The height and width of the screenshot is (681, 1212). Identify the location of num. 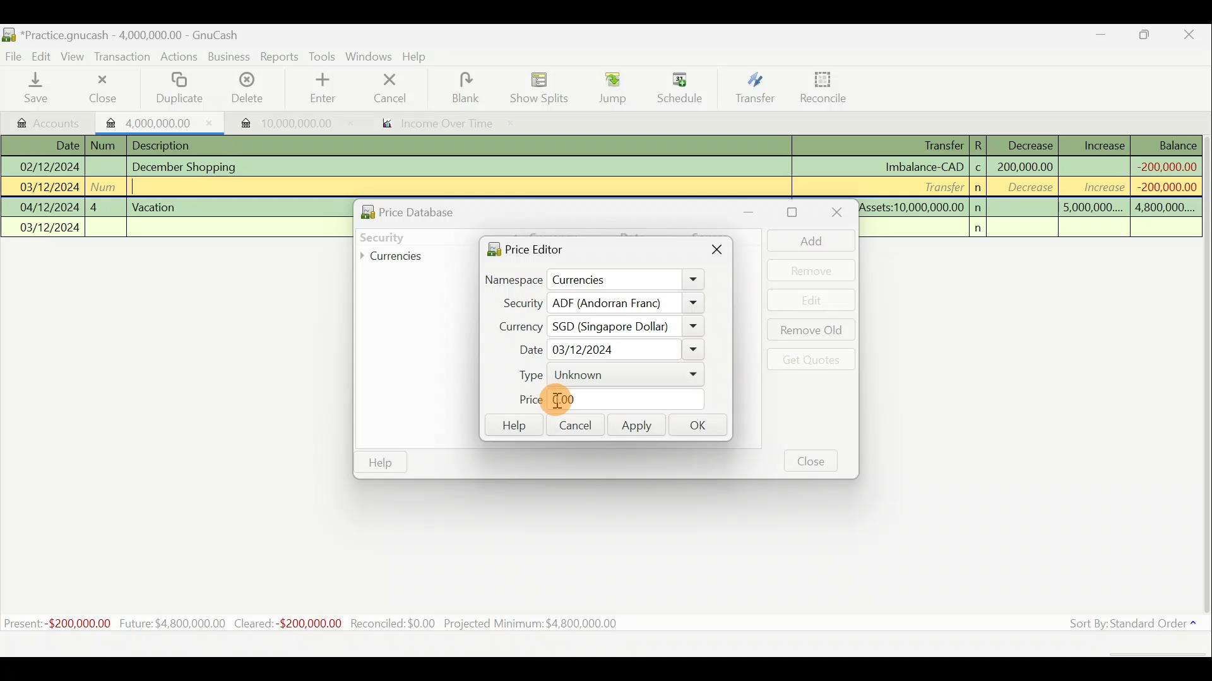
(107, 186).